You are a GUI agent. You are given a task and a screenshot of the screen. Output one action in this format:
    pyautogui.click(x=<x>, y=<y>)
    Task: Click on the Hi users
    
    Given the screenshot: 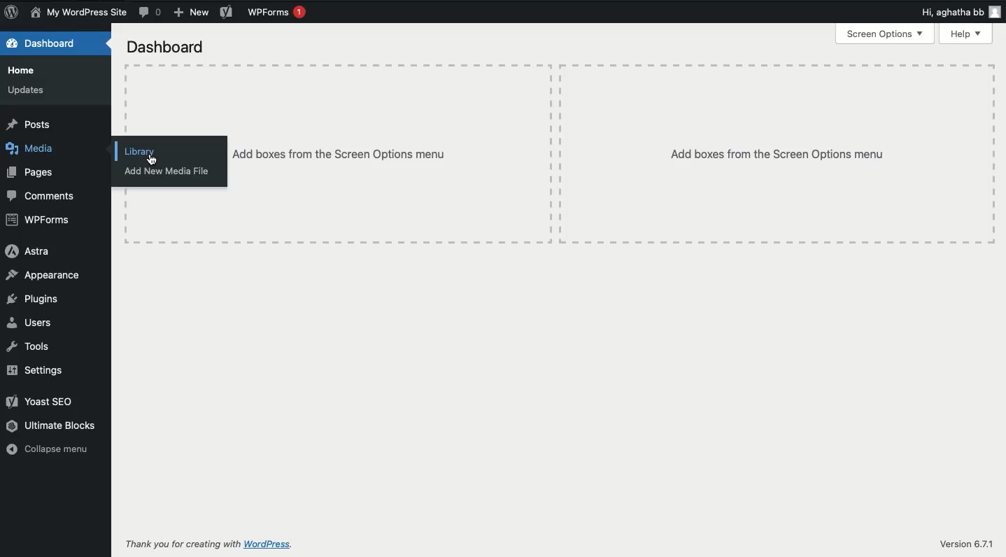 What is the action you would take?
    pyautogui.click(x=963, y=13)
    